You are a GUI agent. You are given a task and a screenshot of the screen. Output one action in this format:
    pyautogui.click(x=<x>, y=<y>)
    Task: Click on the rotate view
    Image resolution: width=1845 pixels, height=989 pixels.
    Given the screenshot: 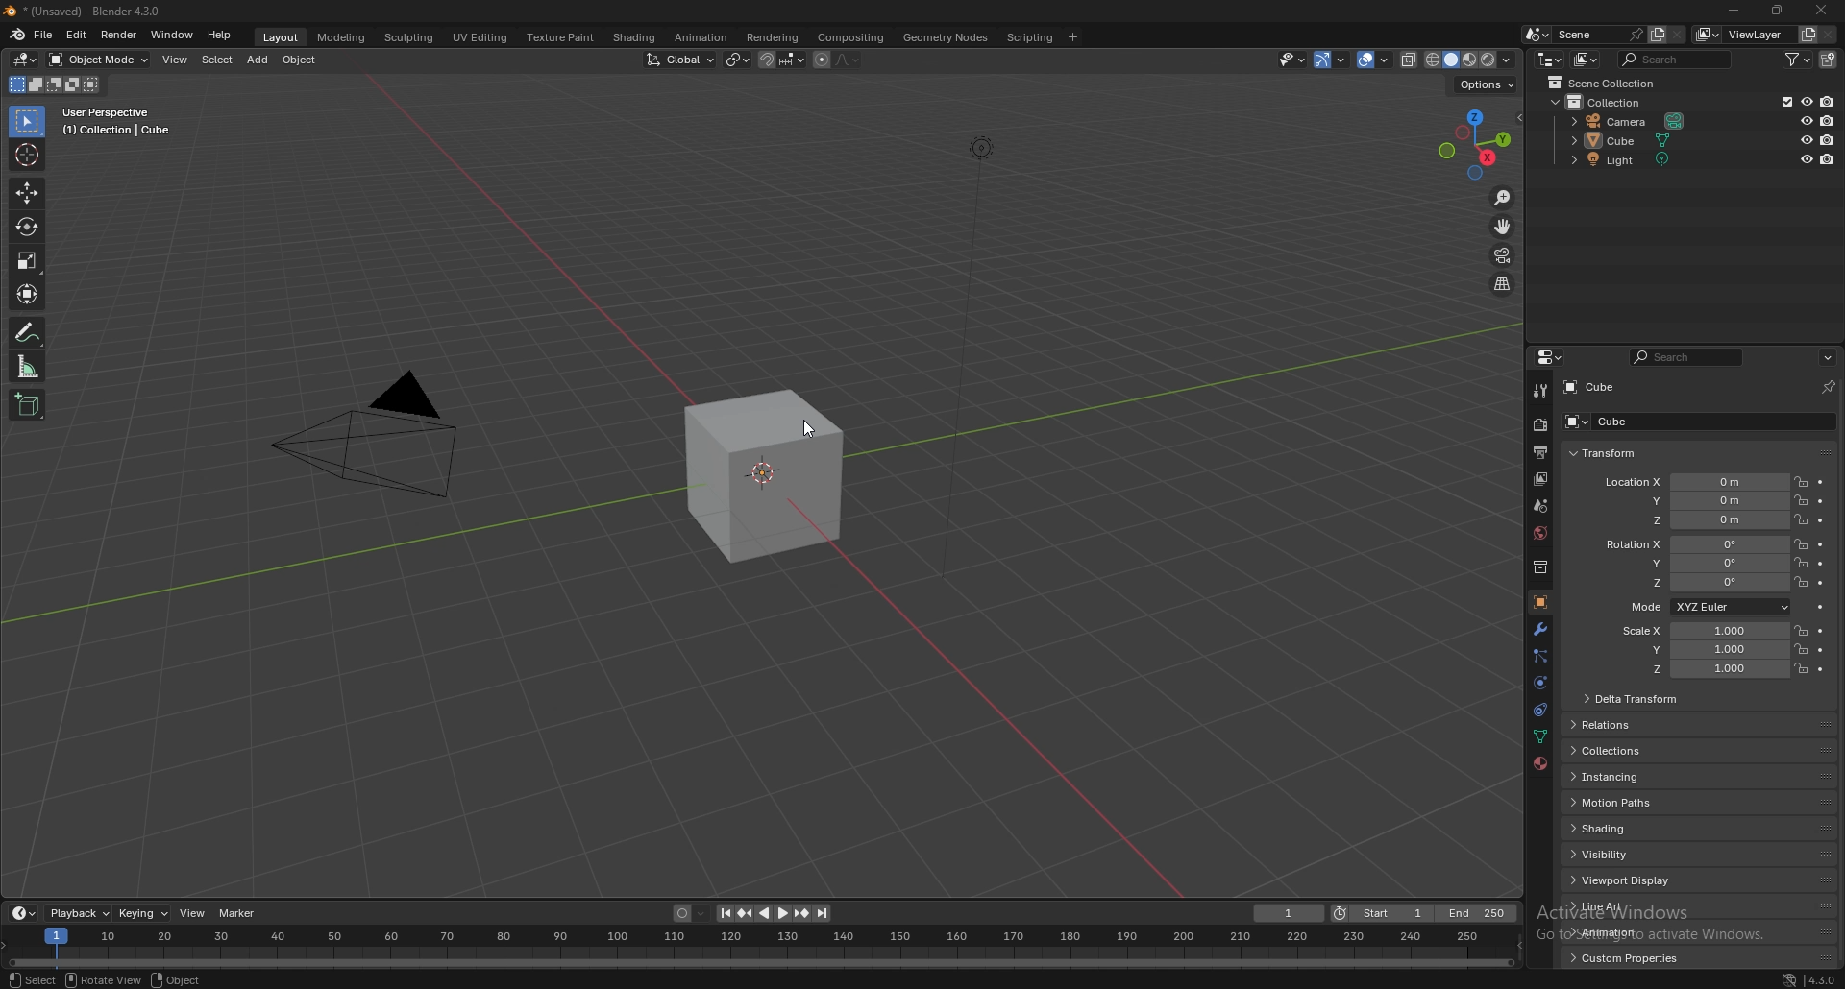 What is the action you would take?
    pyautogui.click(x=104, y=979)
    